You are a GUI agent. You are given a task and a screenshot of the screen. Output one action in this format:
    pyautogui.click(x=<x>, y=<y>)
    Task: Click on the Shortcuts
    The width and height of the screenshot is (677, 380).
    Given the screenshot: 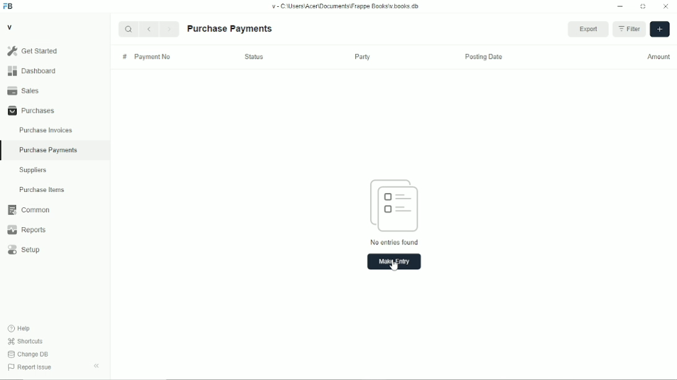 What is the action you would take?
    pyautogui.click(x=25, y=342)
    